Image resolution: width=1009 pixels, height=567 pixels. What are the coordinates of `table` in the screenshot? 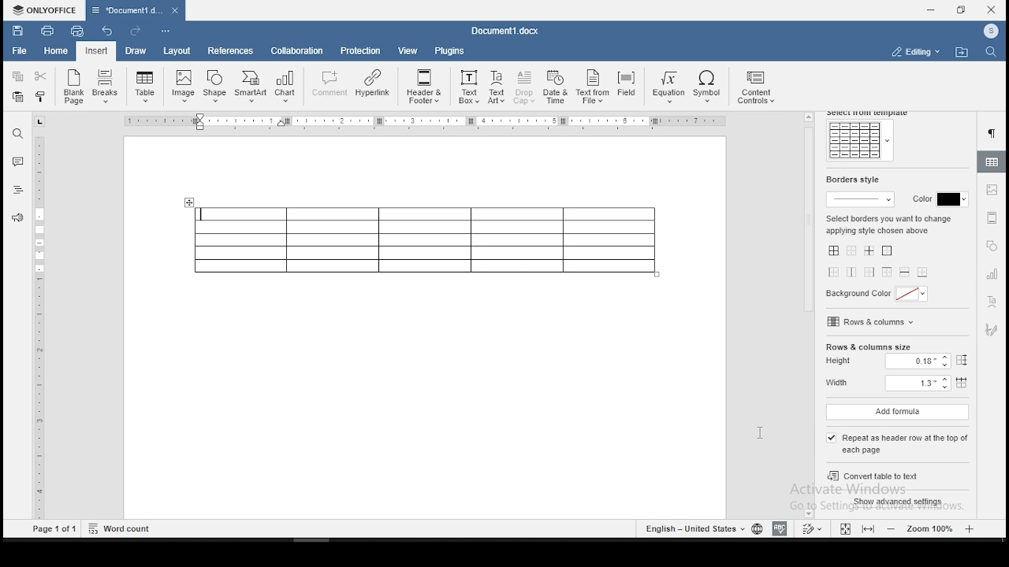 It's located at (425, 240).